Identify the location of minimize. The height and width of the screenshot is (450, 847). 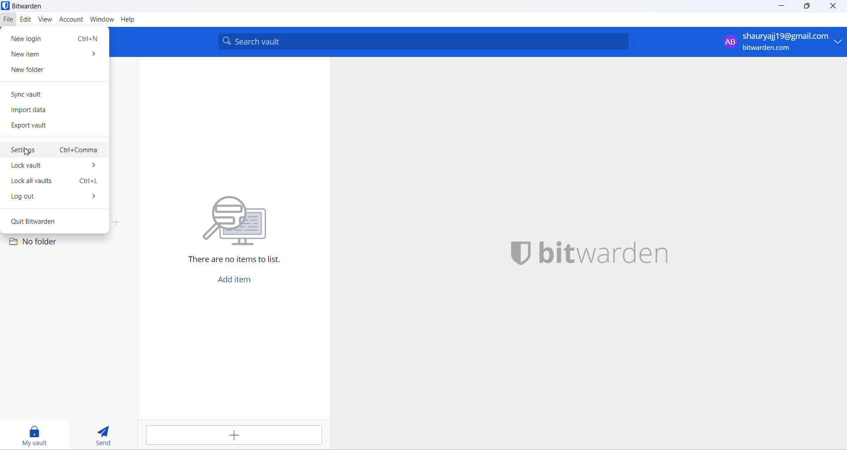
(785, 7).